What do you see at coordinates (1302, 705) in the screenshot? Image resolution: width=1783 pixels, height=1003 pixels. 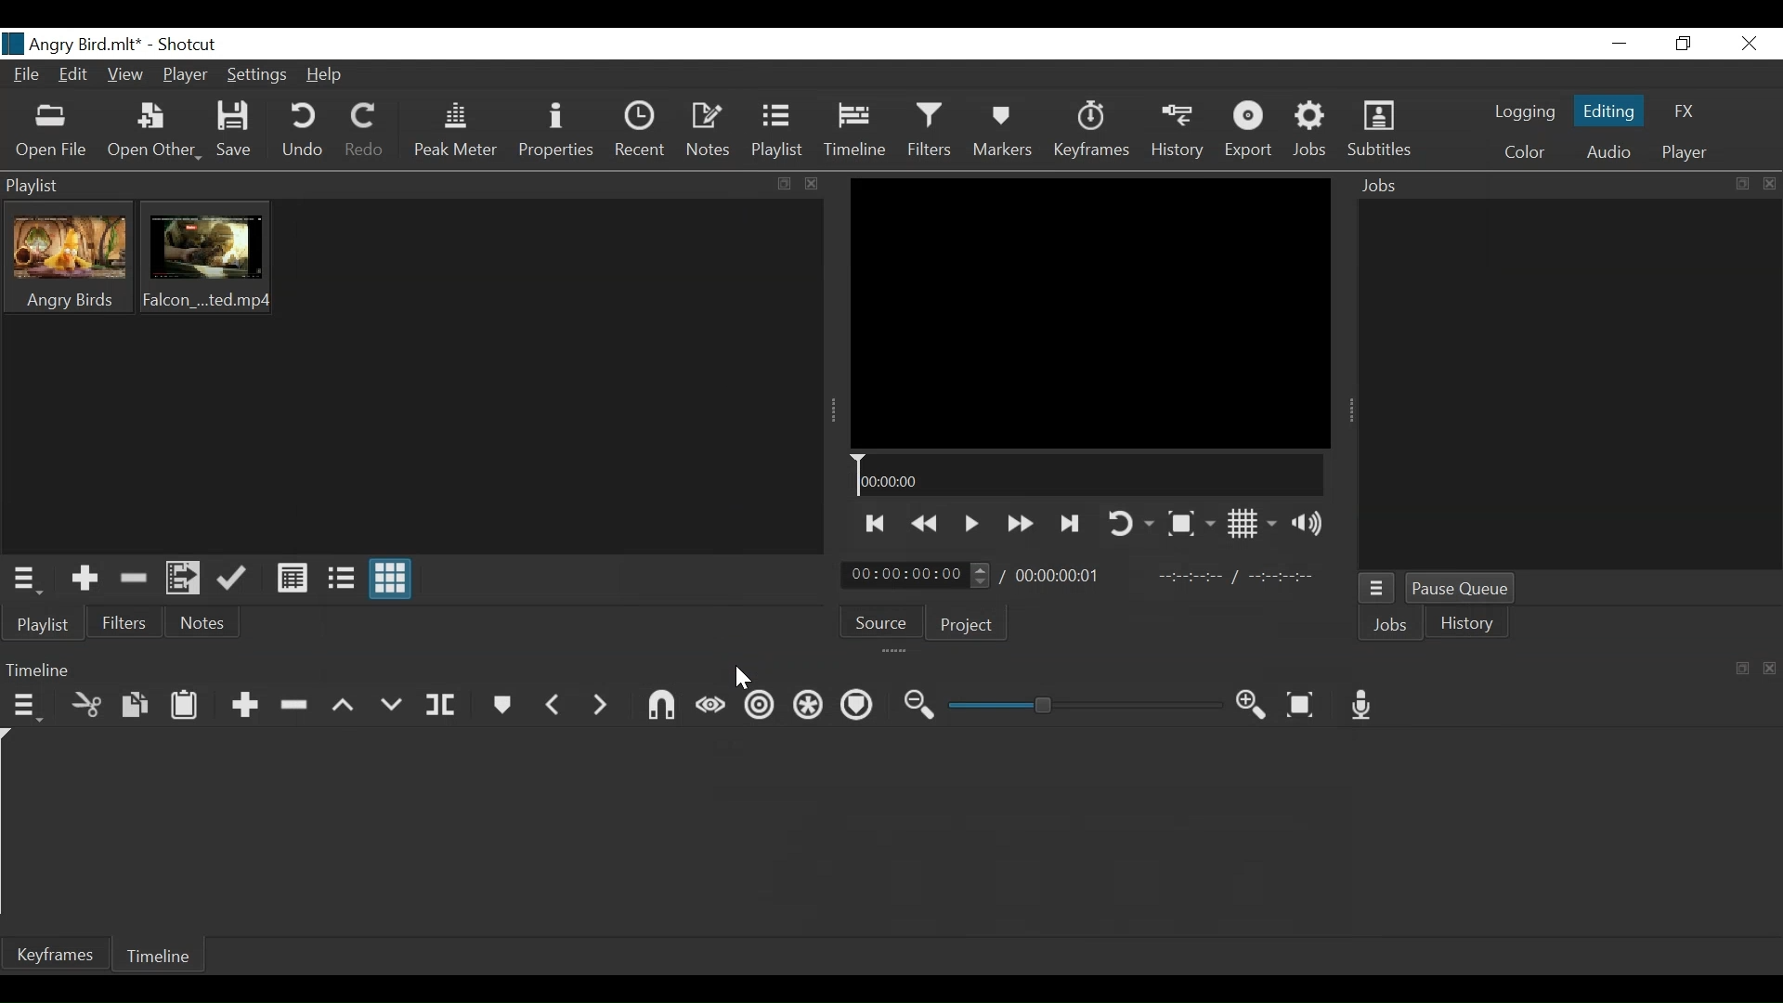 I see `Zoom timeline to fit` at bounding box center [1302, 705].